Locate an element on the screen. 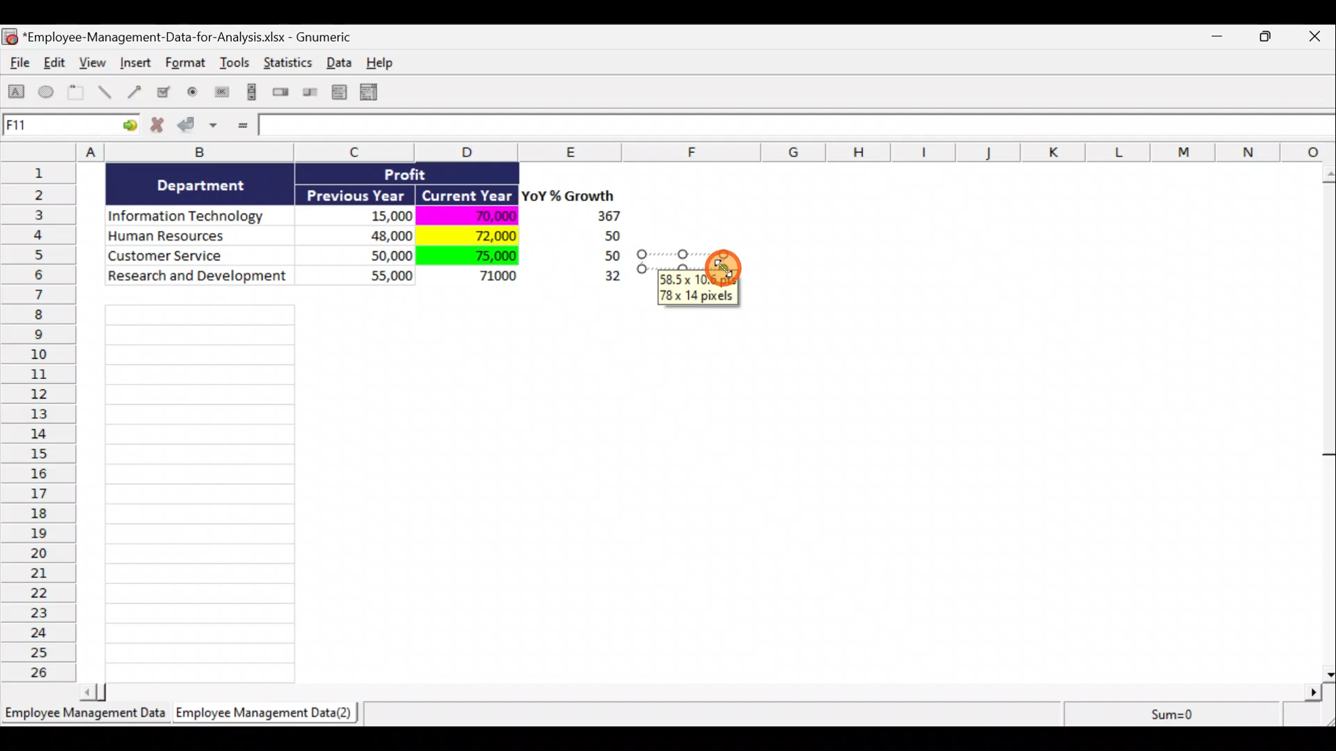 The height and width of the screenshot is (751, 1336). 58.5x 10.6 pts is located at coordinates (700, 279).